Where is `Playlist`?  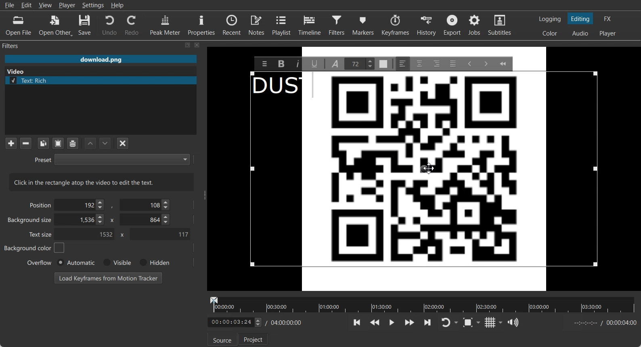 Playlist is located at coordinates (283, 25).